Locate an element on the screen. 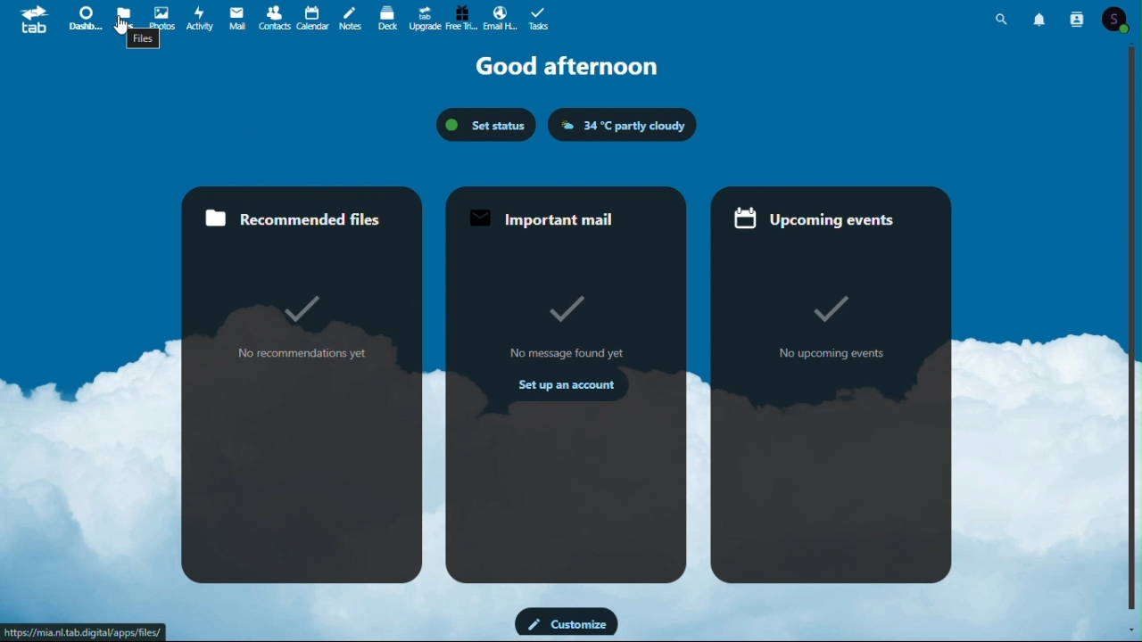 The image size is (1142, 642). Vertical scroll bar is located at coordinates (1135, 327).